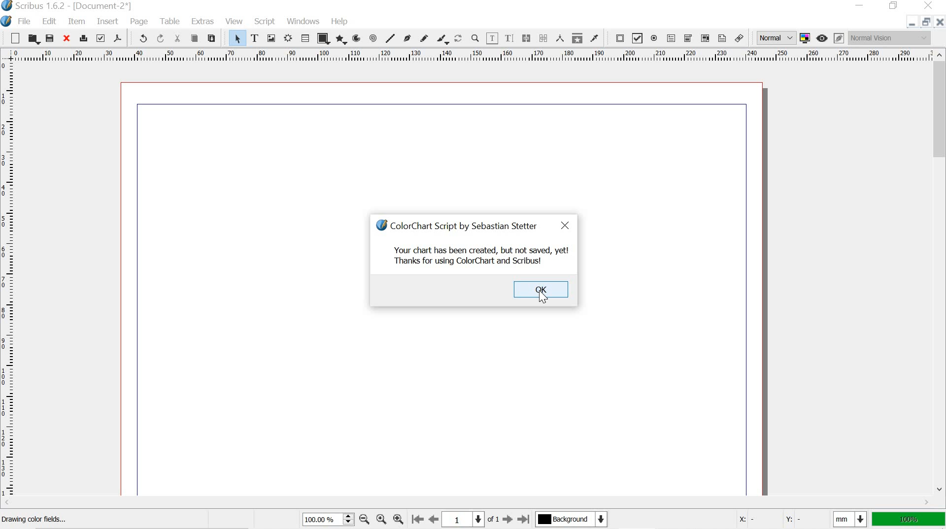 This screenshot has height=529, width=946. What do you see at coordinates (507, 520) in the screenshot?
I see `Next page` at bounding box center [507, 520].